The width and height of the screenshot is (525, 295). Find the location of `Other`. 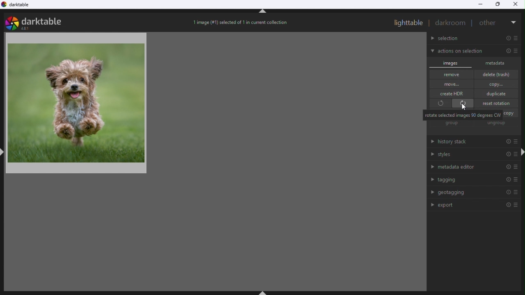

Other is located at coordinates (489, 22).